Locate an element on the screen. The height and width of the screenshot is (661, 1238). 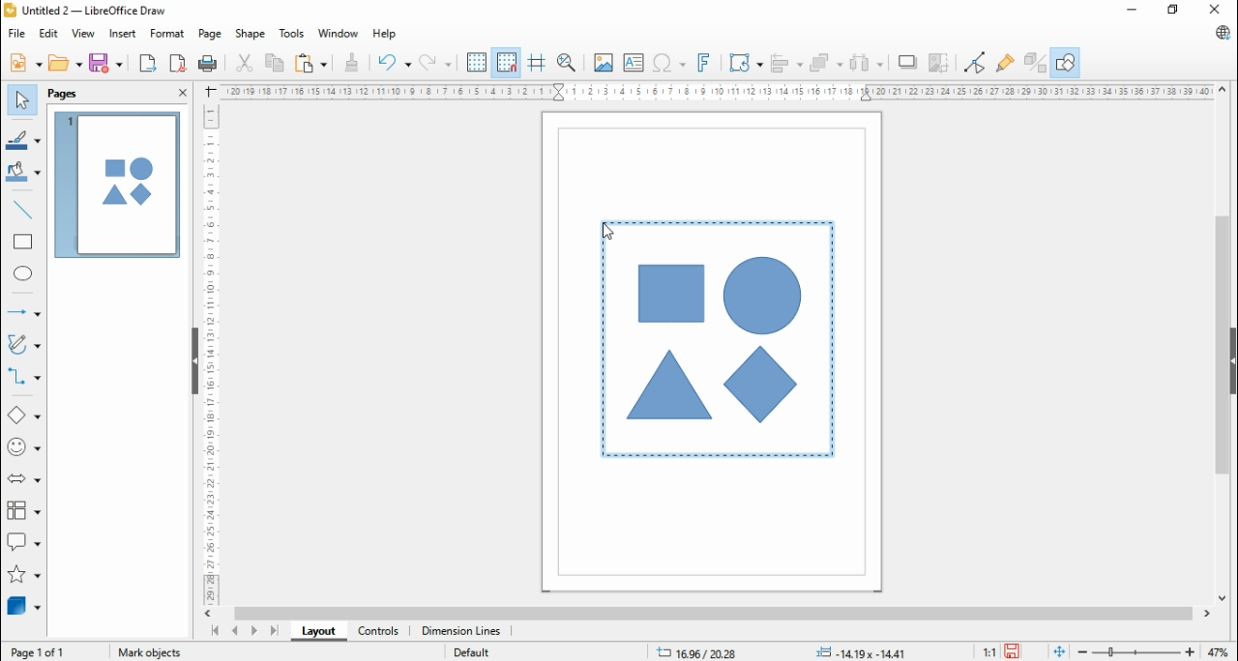
previous page is located at coordinates (235, 630).